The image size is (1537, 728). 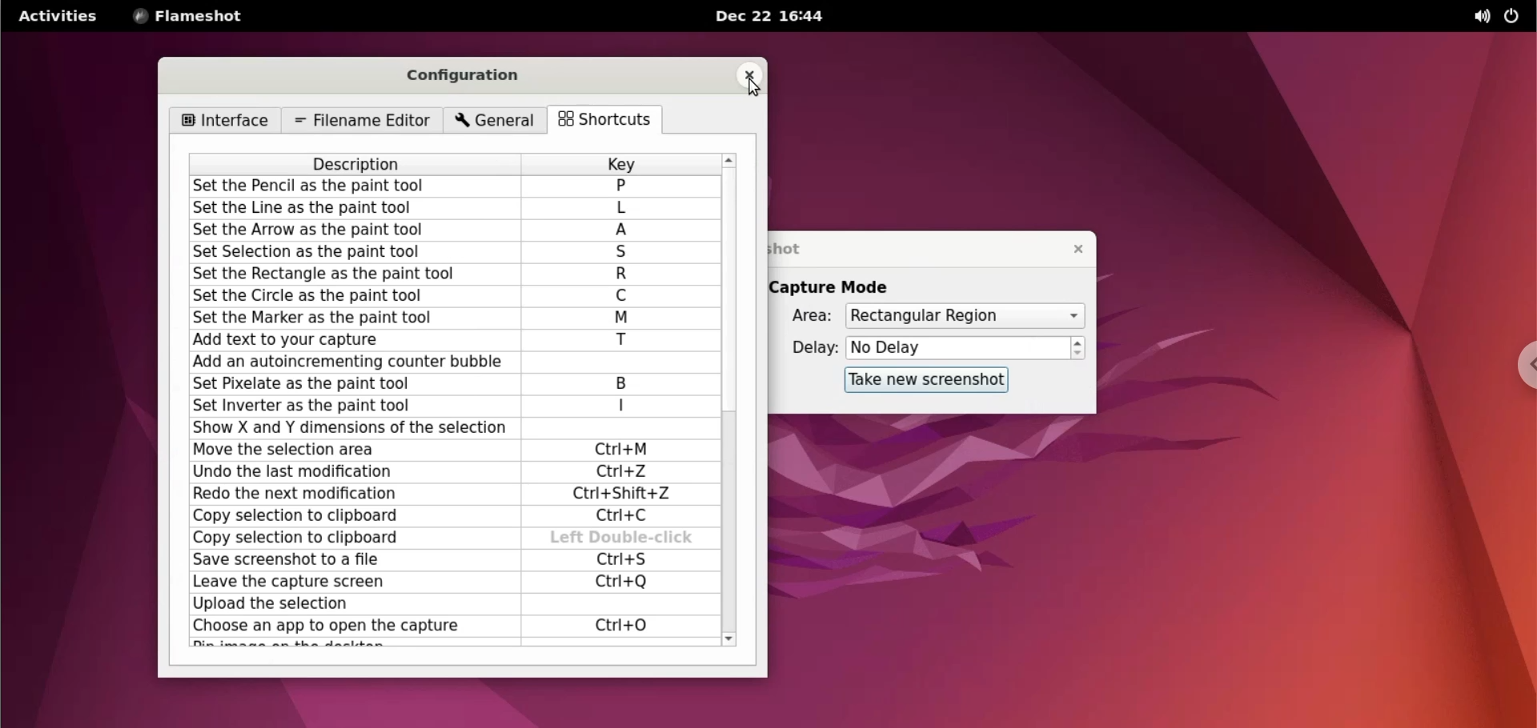 What do you see at coordinates (732, 398) in the screenshot?
I see `scrollbar` at bounding box center [732, 398].